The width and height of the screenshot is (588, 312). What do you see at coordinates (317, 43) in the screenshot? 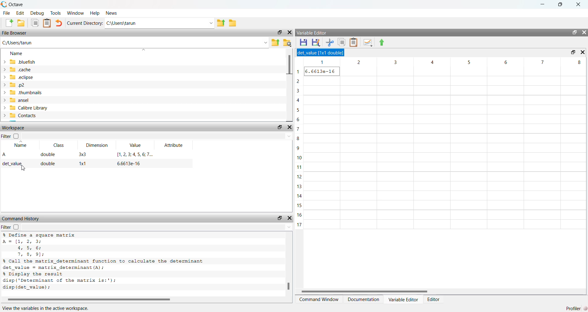
I see `save variable to a file in different format` at bounding box center [317, 43].